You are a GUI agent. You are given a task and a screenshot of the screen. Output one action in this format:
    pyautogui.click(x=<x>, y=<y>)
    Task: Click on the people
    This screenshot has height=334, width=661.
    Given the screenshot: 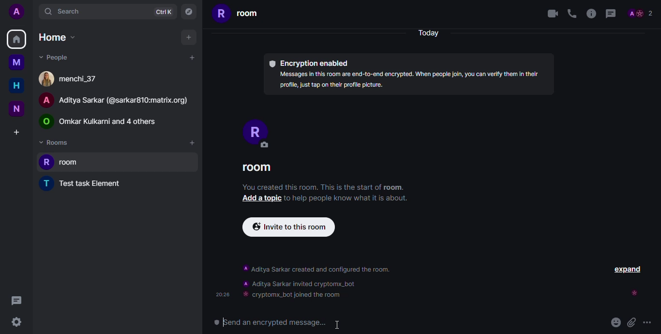 What is the action you would take?
    pyautogui.click(x=59, y=57)
    